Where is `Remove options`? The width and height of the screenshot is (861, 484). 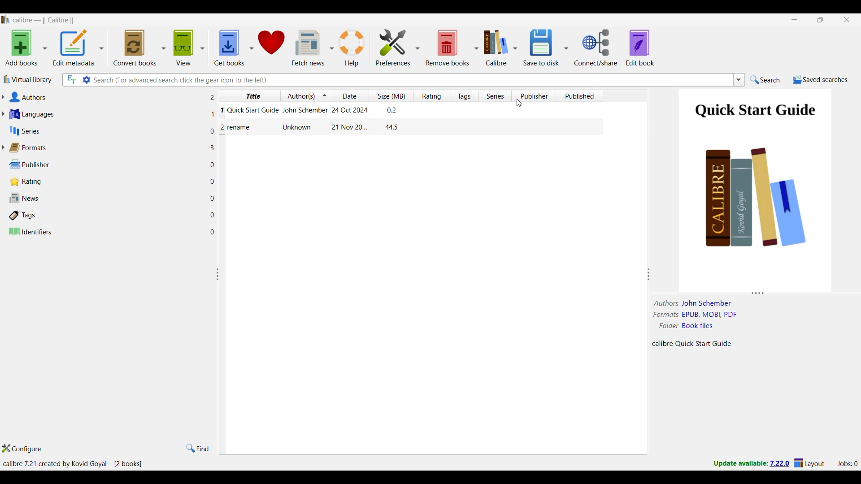
Remove options is located at coordinates (452, 47).